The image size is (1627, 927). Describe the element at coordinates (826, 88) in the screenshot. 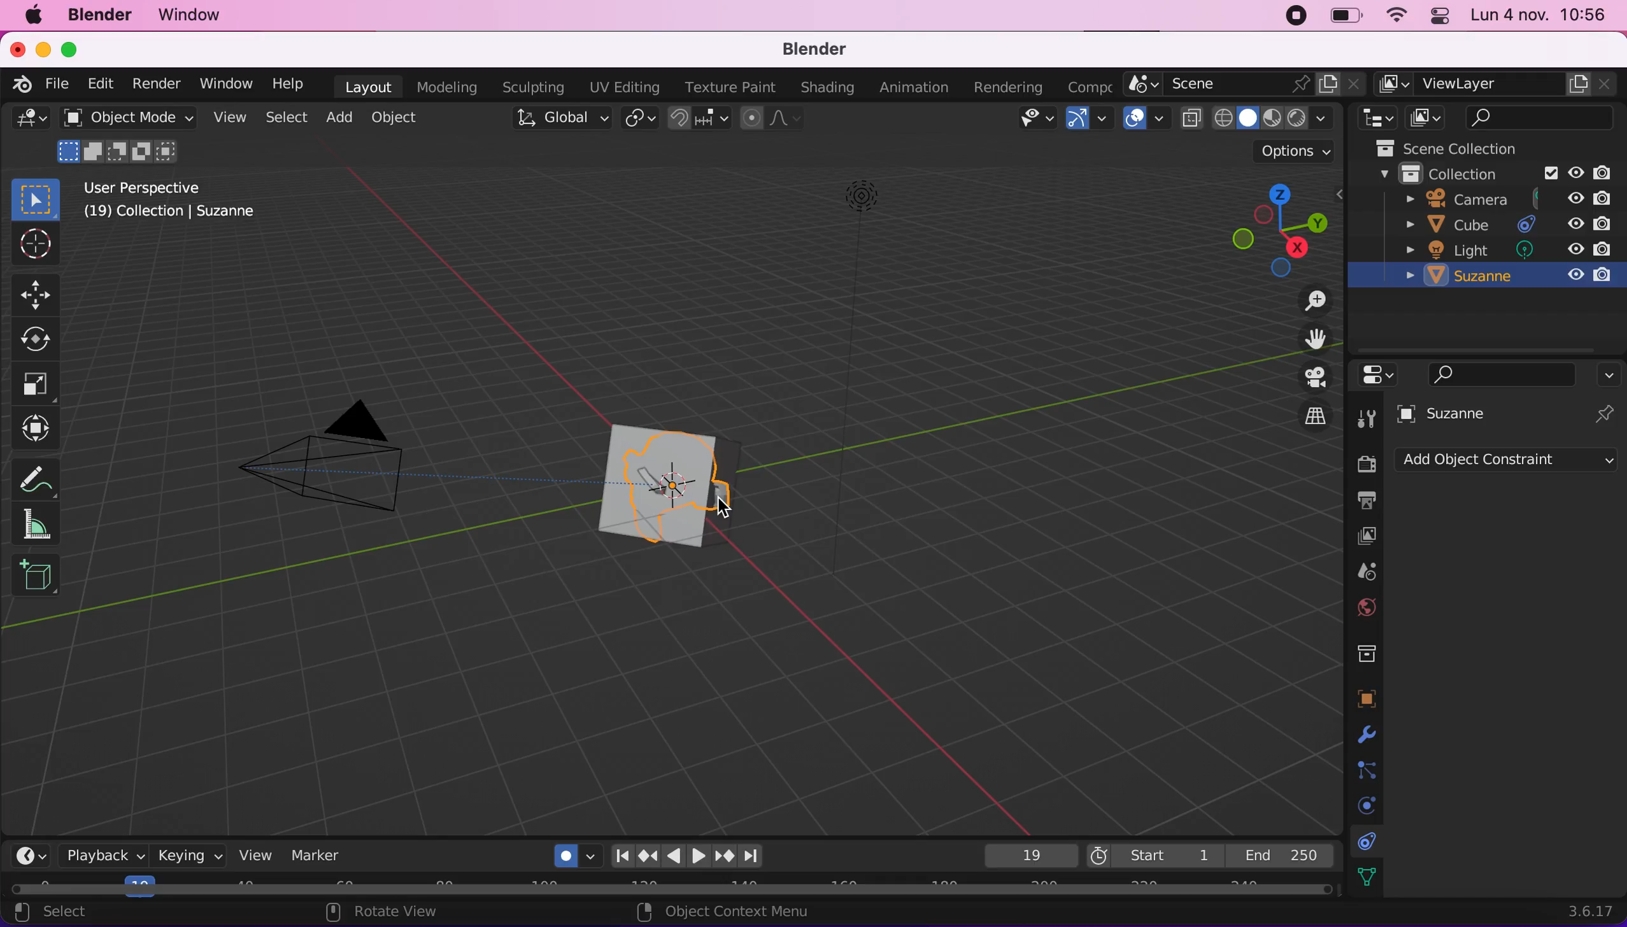

I see `shading` at that location.